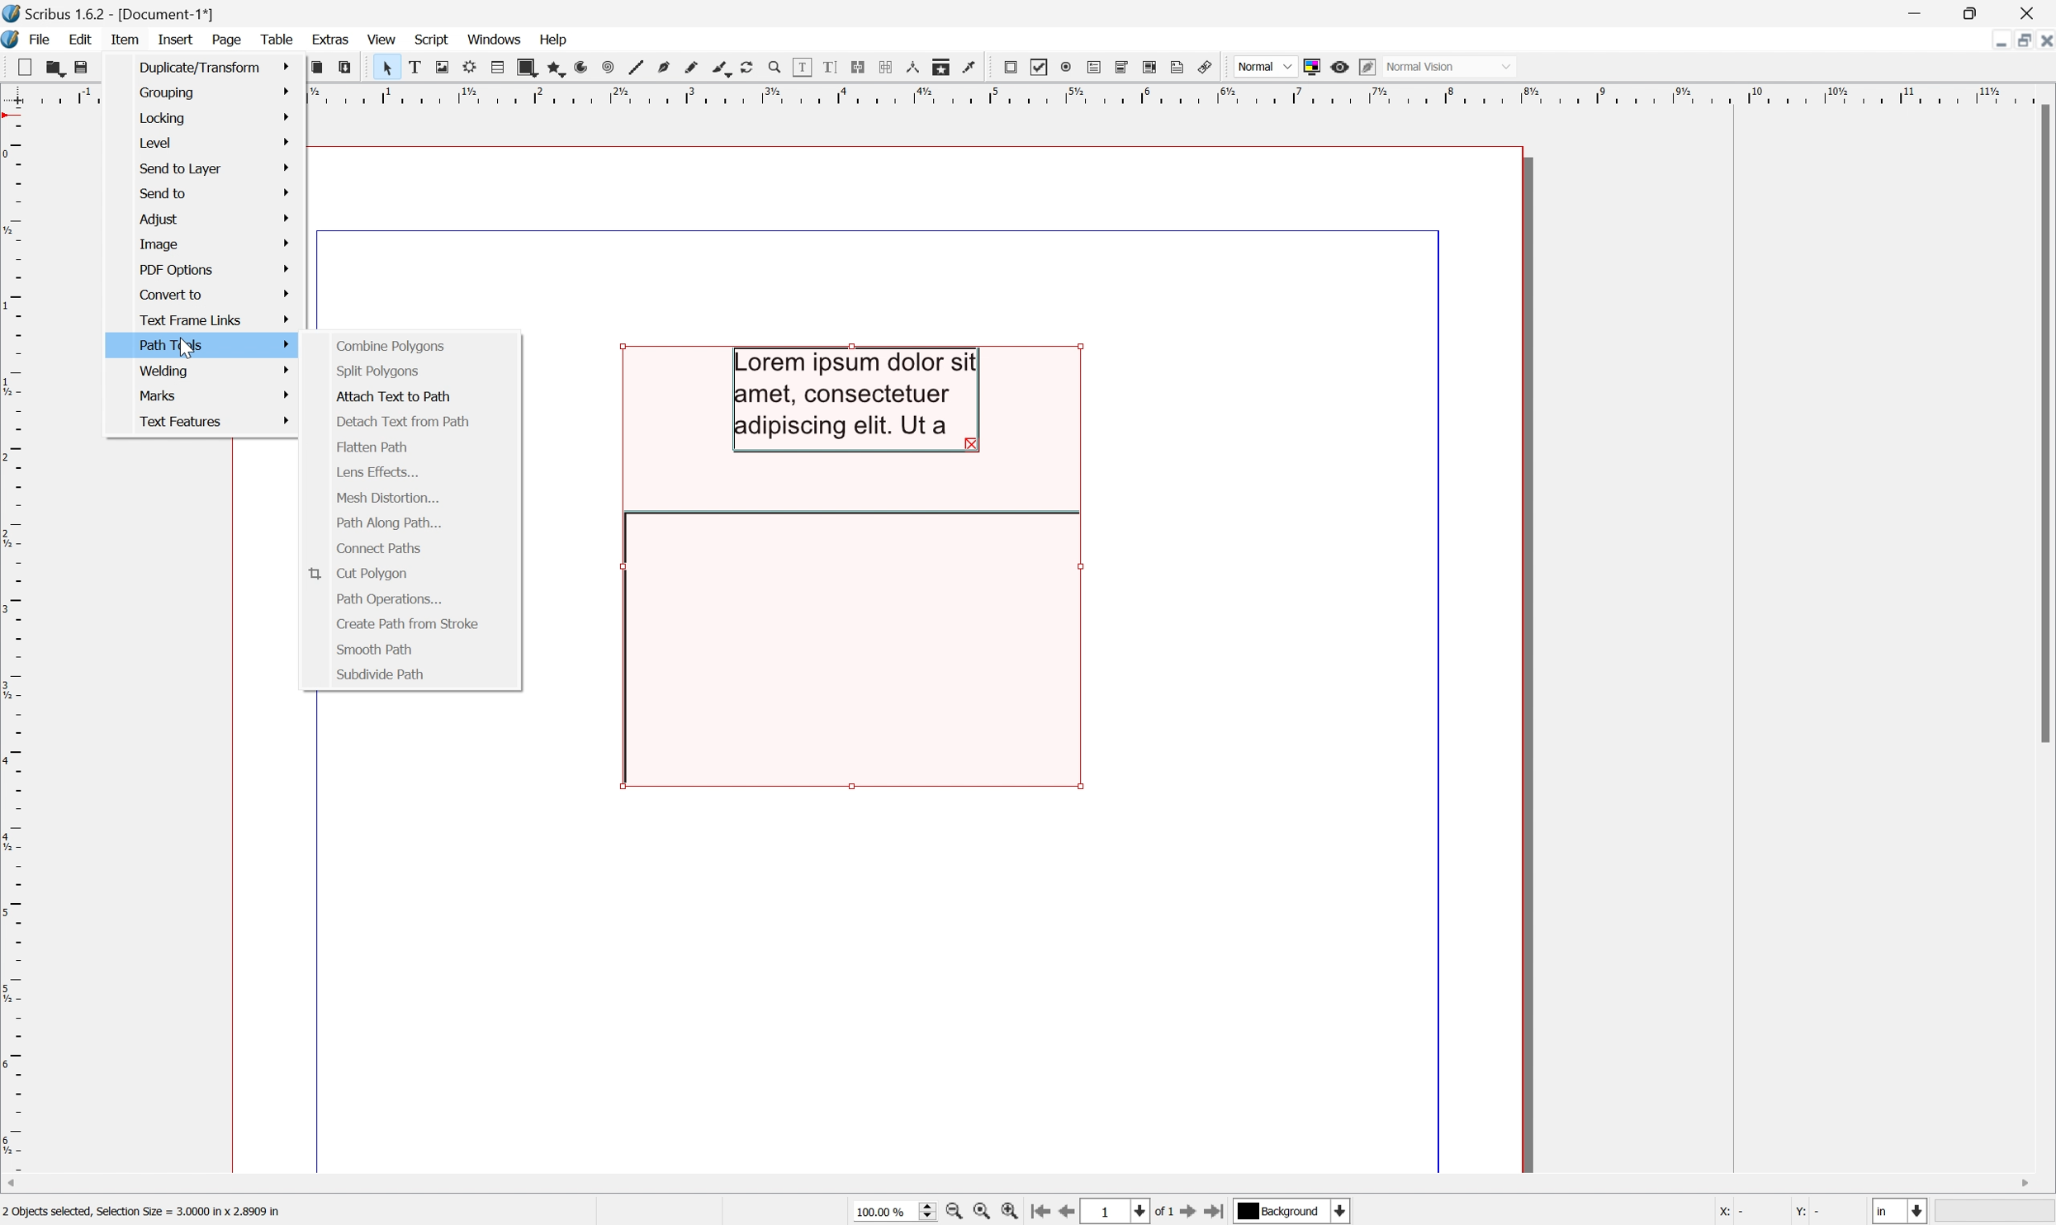  I want to click on Link annotation, so click(1210, 69).